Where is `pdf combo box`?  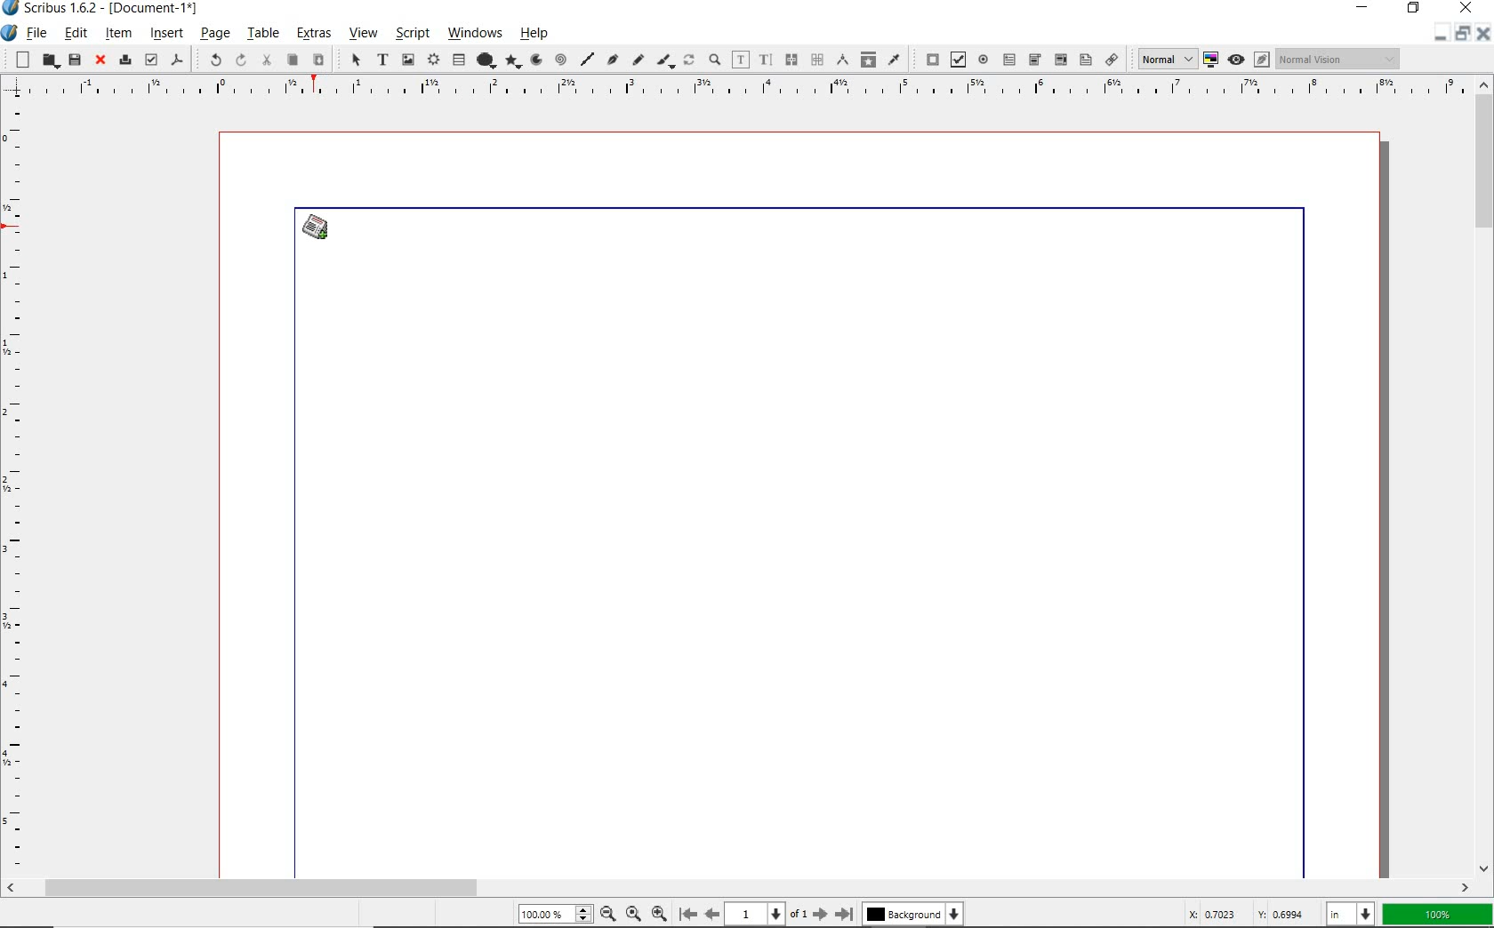
pdf combo box is located at coordinates (1034, 60).